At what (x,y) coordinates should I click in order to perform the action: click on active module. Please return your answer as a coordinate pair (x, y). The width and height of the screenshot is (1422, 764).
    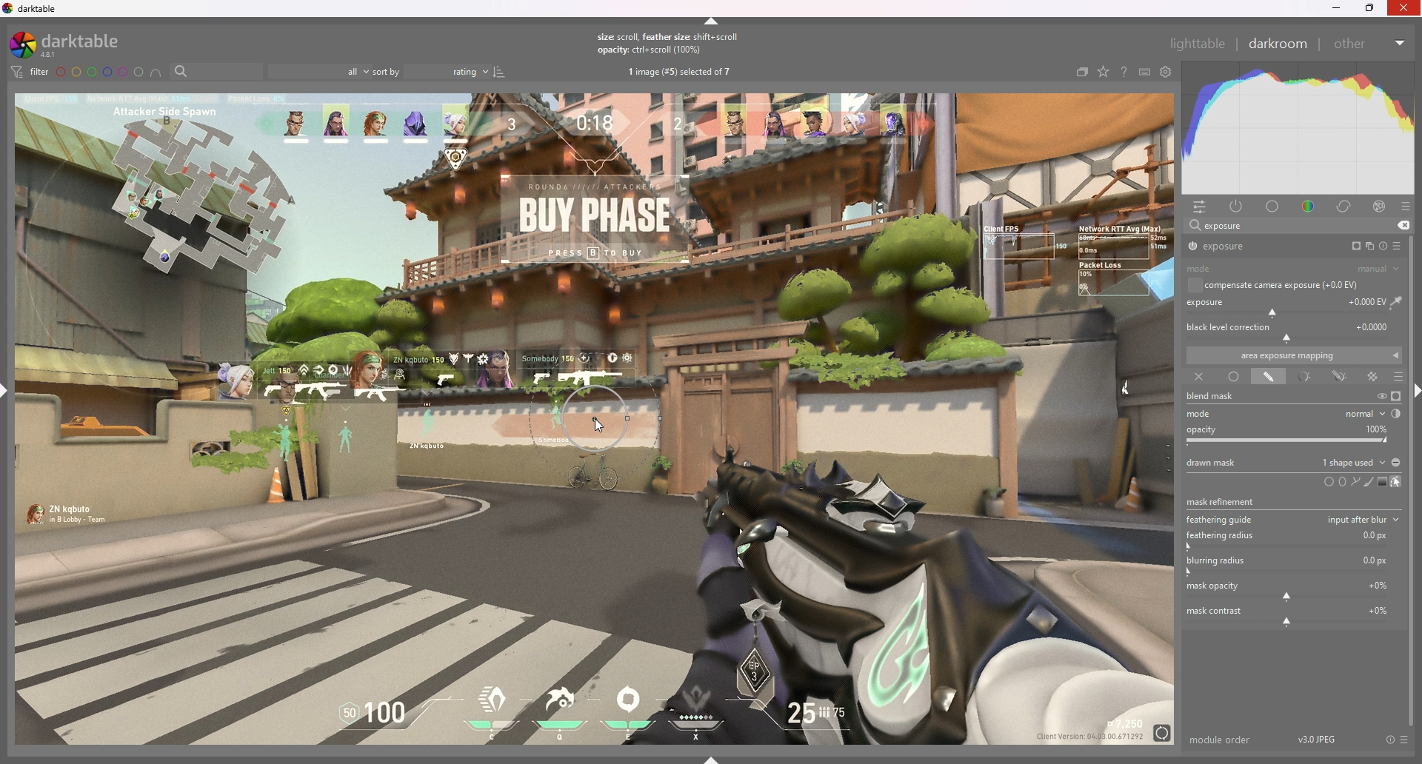
    Looking at the image, I should click on (1238, 207).